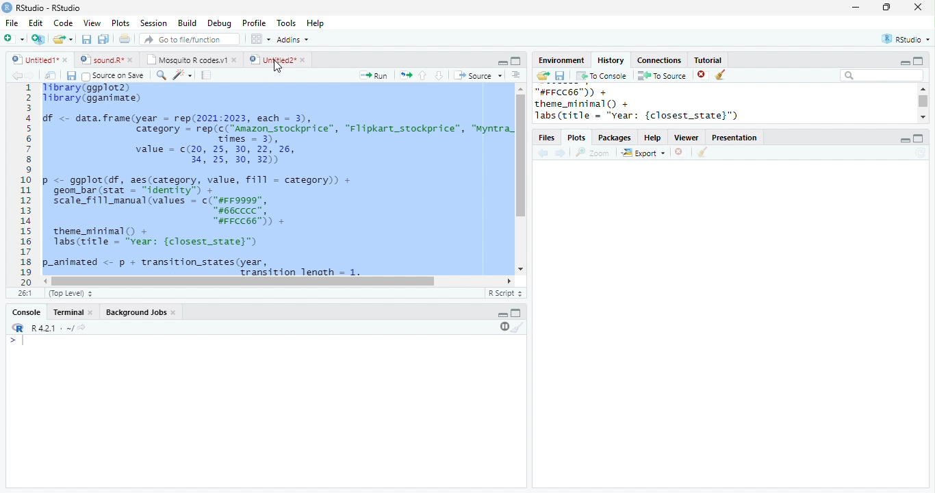  What do you see at coordinates (521, 269) in the screenshot?
I see `scroll down` at bounding box center [521, 269].